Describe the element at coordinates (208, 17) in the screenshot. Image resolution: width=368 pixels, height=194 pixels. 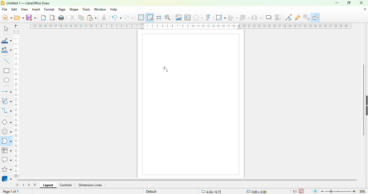
I see `insert fontwork text` at that location.